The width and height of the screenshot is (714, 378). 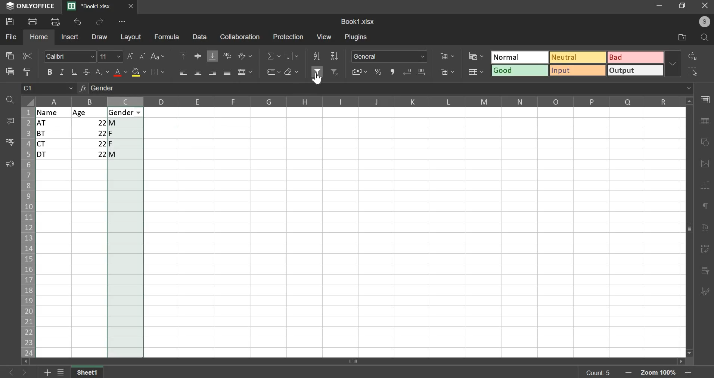 I want to click on font size decrease, so click(x=143, y=55).